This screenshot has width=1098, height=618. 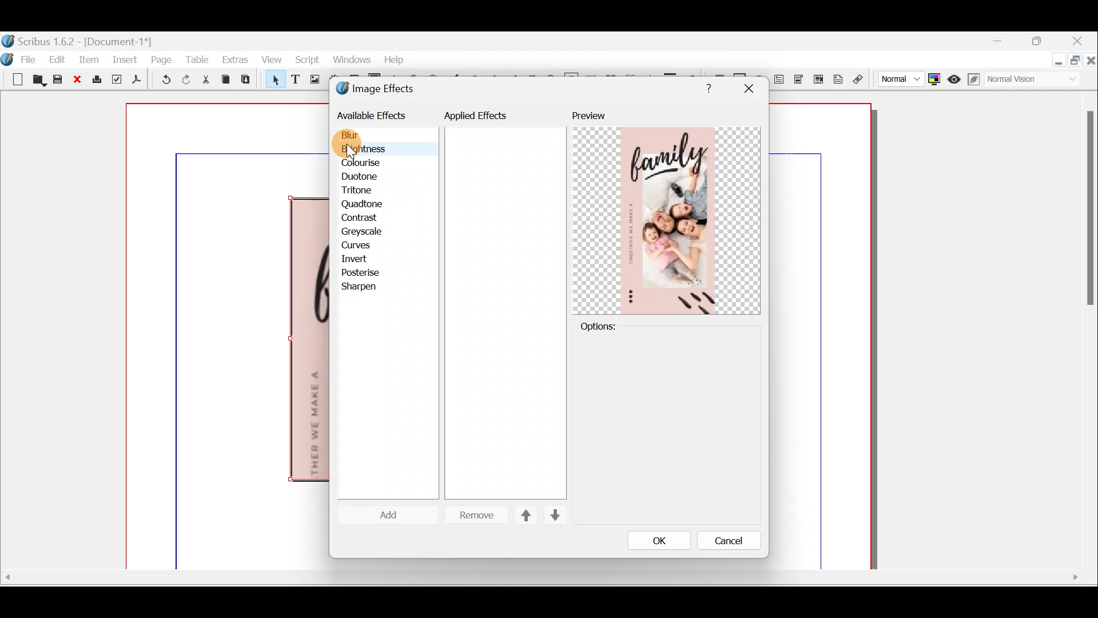 I want to click on cursor, so click(x=351, y=149).